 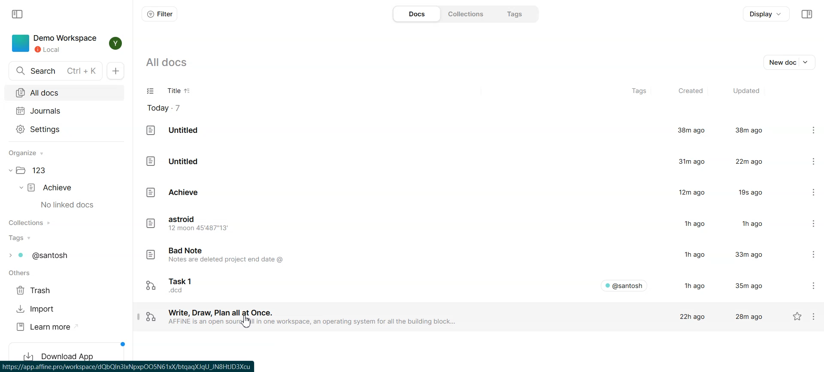 I want to click on Doc File, so click(x=461, y=131).